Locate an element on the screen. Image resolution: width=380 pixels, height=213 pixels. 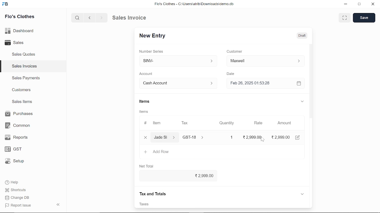
close is located at coordinates (145, 137).